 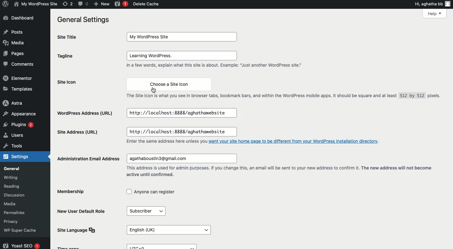 I want to click on Timezone, so click(x=72, y=246).